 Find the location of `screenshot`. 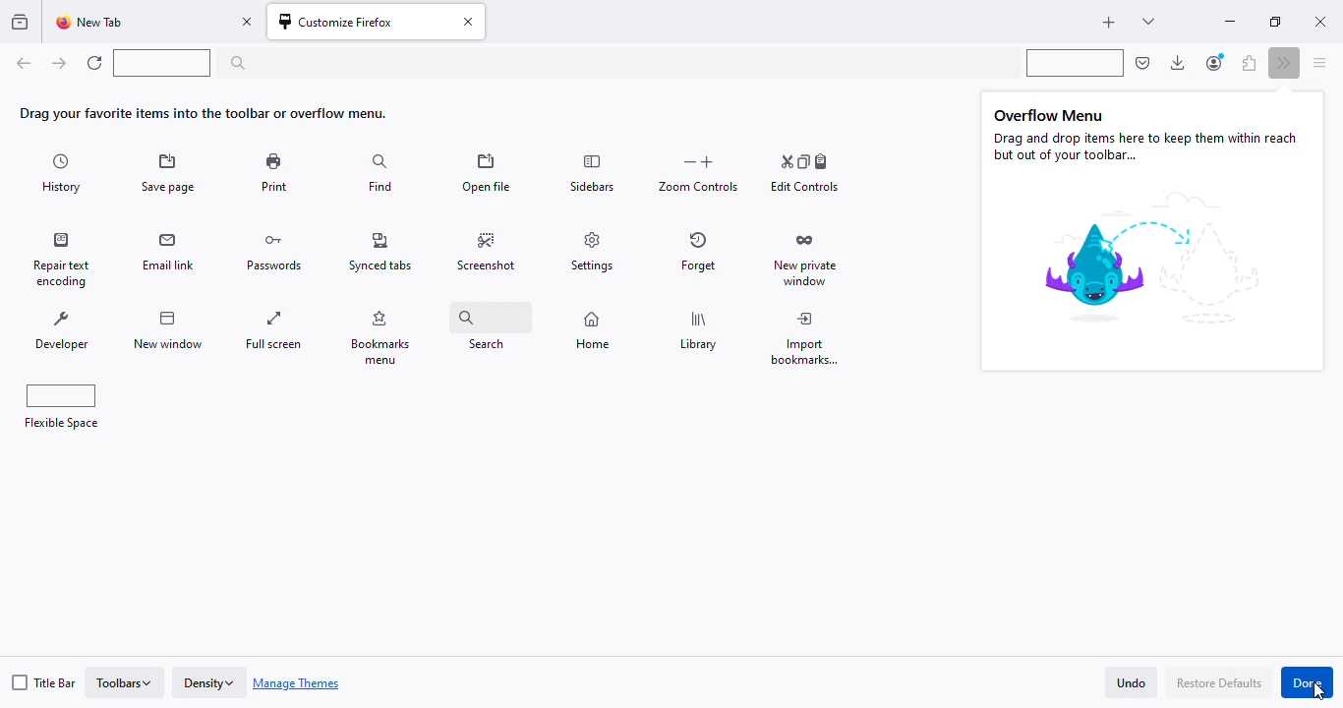

screenshot is located at coordinates (486, 253).